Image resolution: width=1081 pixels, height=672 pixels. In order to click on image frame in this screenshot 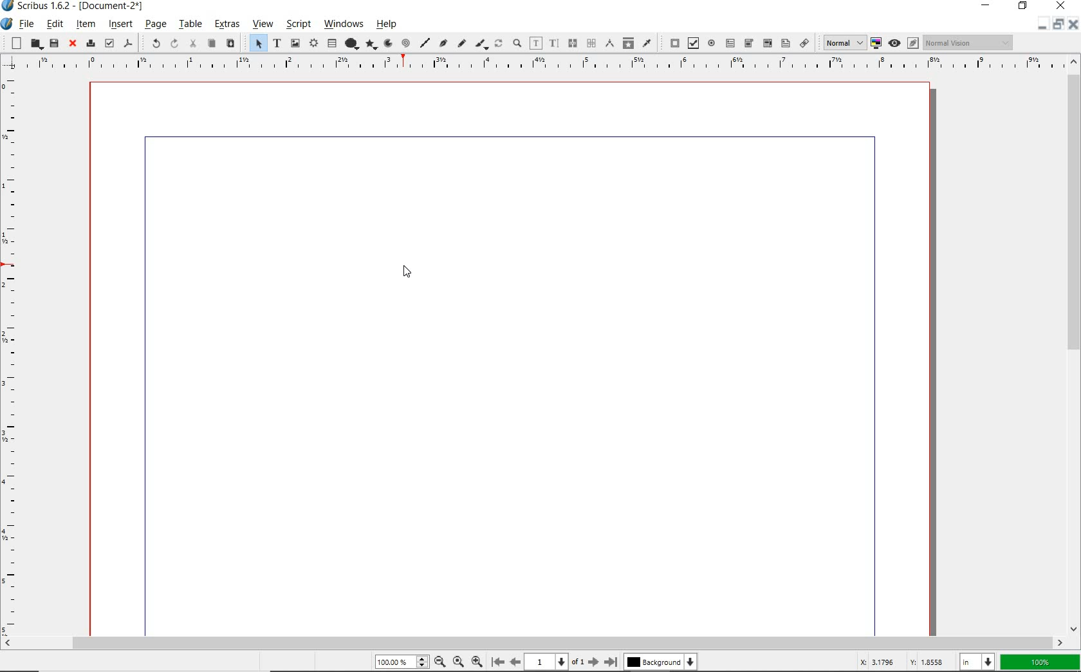, I will do `click(294, 42)`.